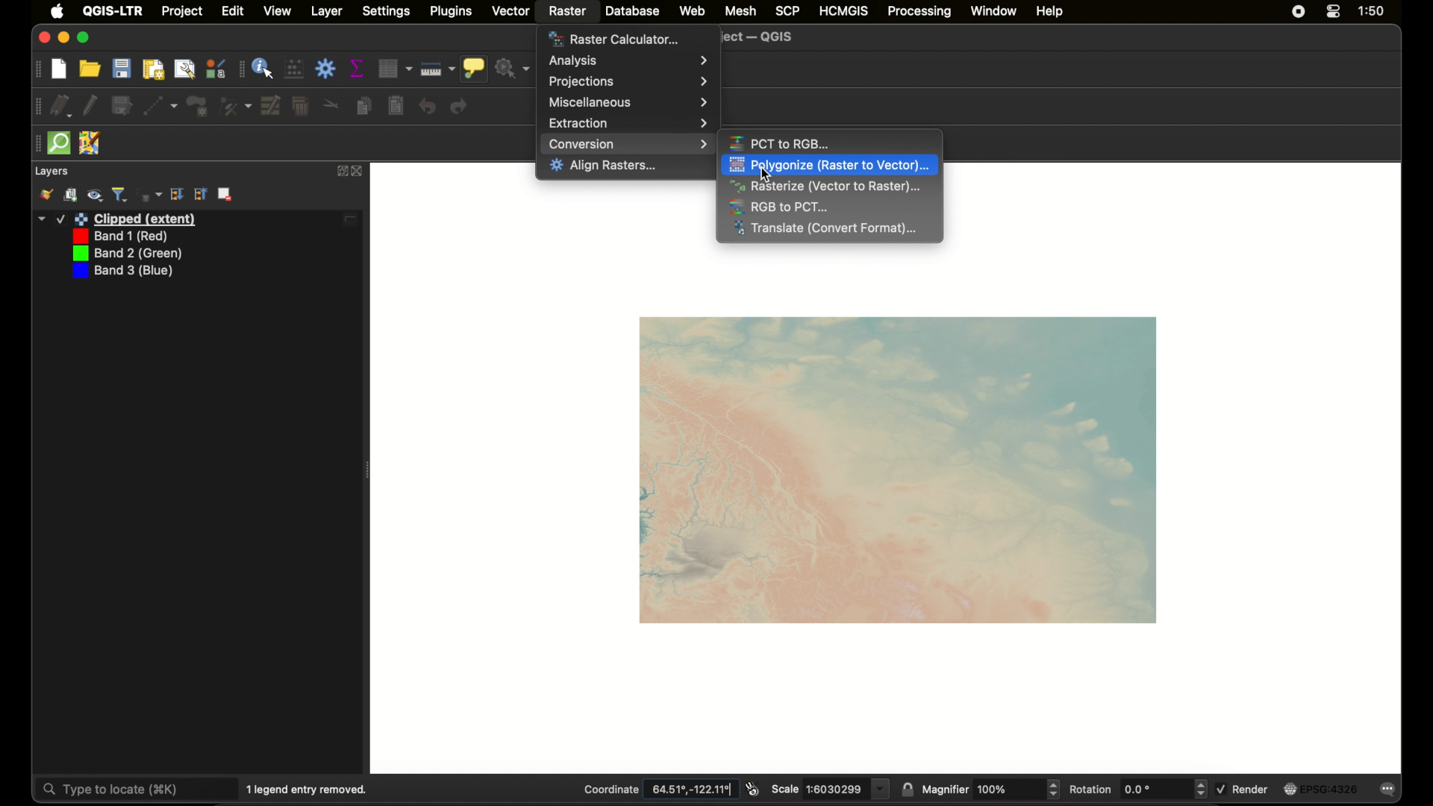  I want to click on expand all, so click(201, 194).